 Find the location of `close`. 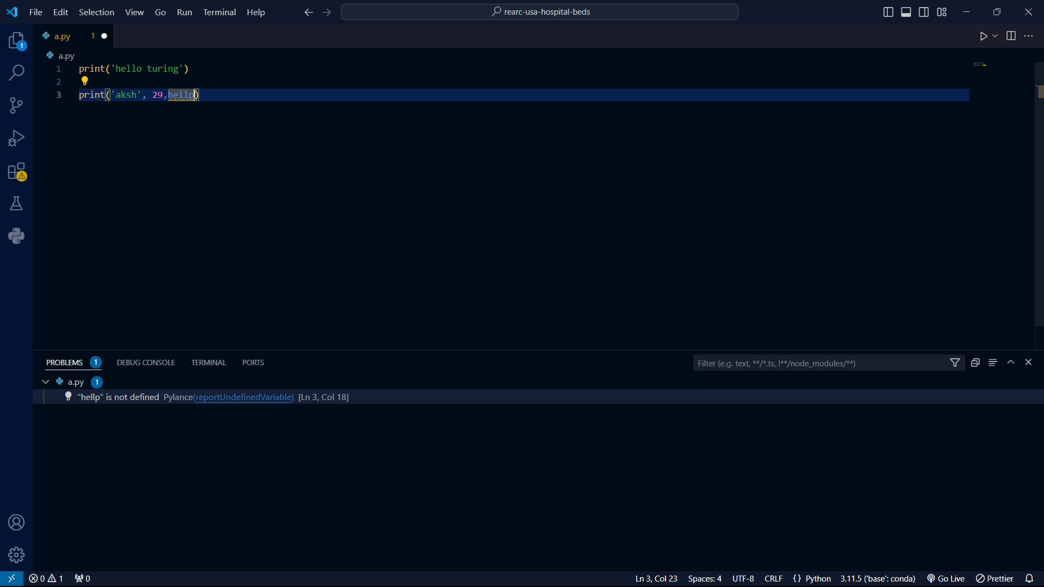

close is located at coordinates (107, 36).